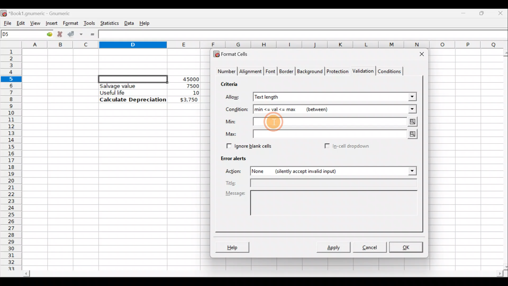  What do you see at coordinates (337, 134) in the screenshot?
I see `Max value` at bounding box center [337, 134].